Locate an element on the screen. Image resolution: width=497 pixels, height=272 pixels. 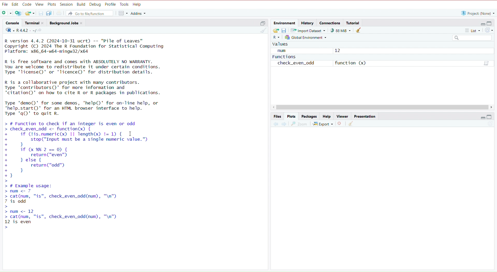
create a project is located at coordinates (18, 14).